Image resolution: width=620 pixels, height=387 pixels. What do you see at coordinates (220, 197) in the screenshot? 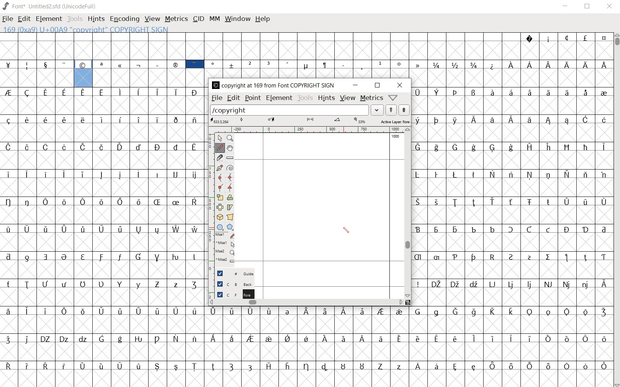
I see `scale the selection` at bounding box center [220, 197].